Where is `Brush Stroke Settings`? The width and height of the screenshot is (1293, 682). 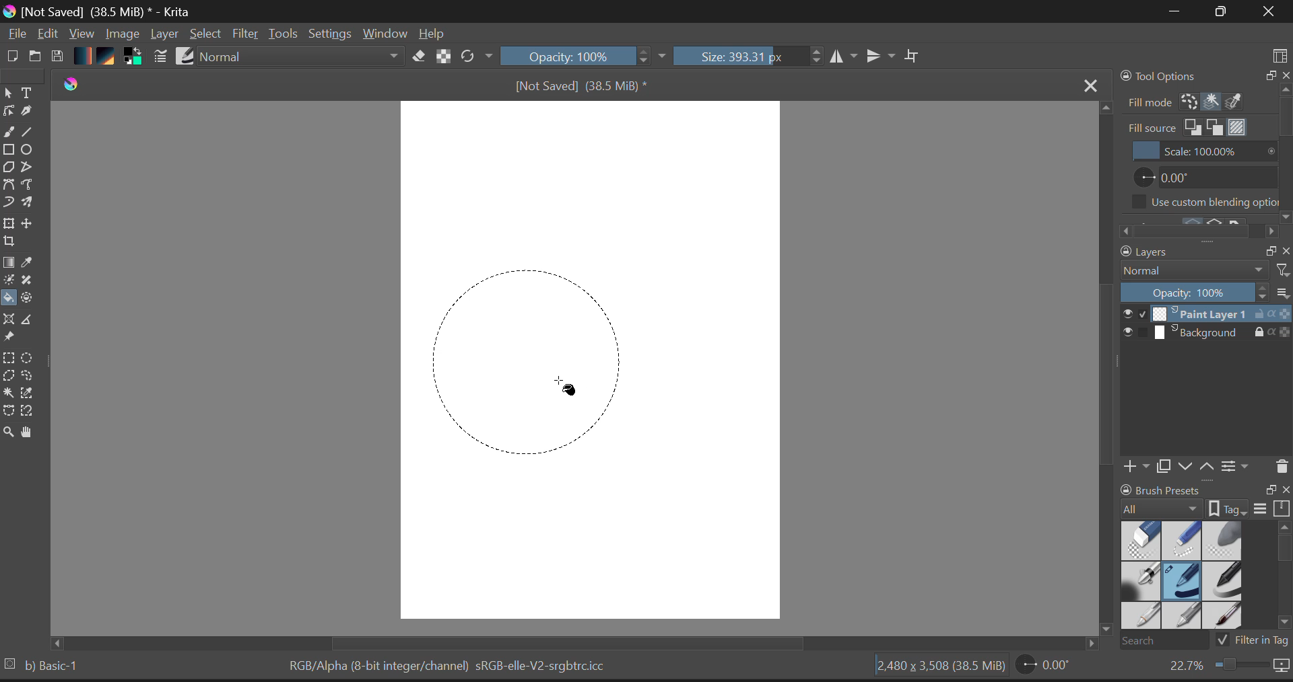 Brush Stroke Settings is located at coordinates (159, 56).